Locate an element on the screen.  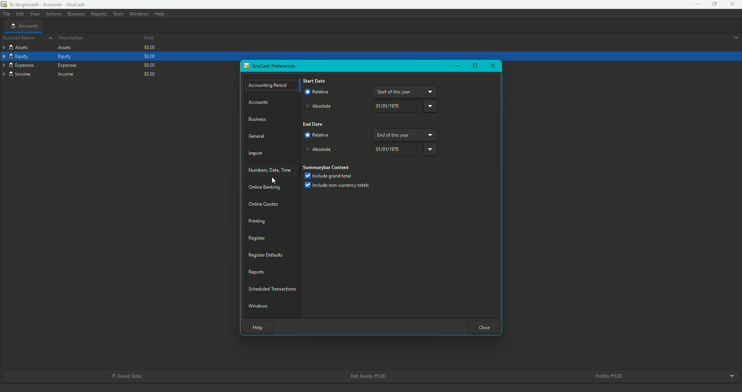
Business is located at coordinates (76, 13).